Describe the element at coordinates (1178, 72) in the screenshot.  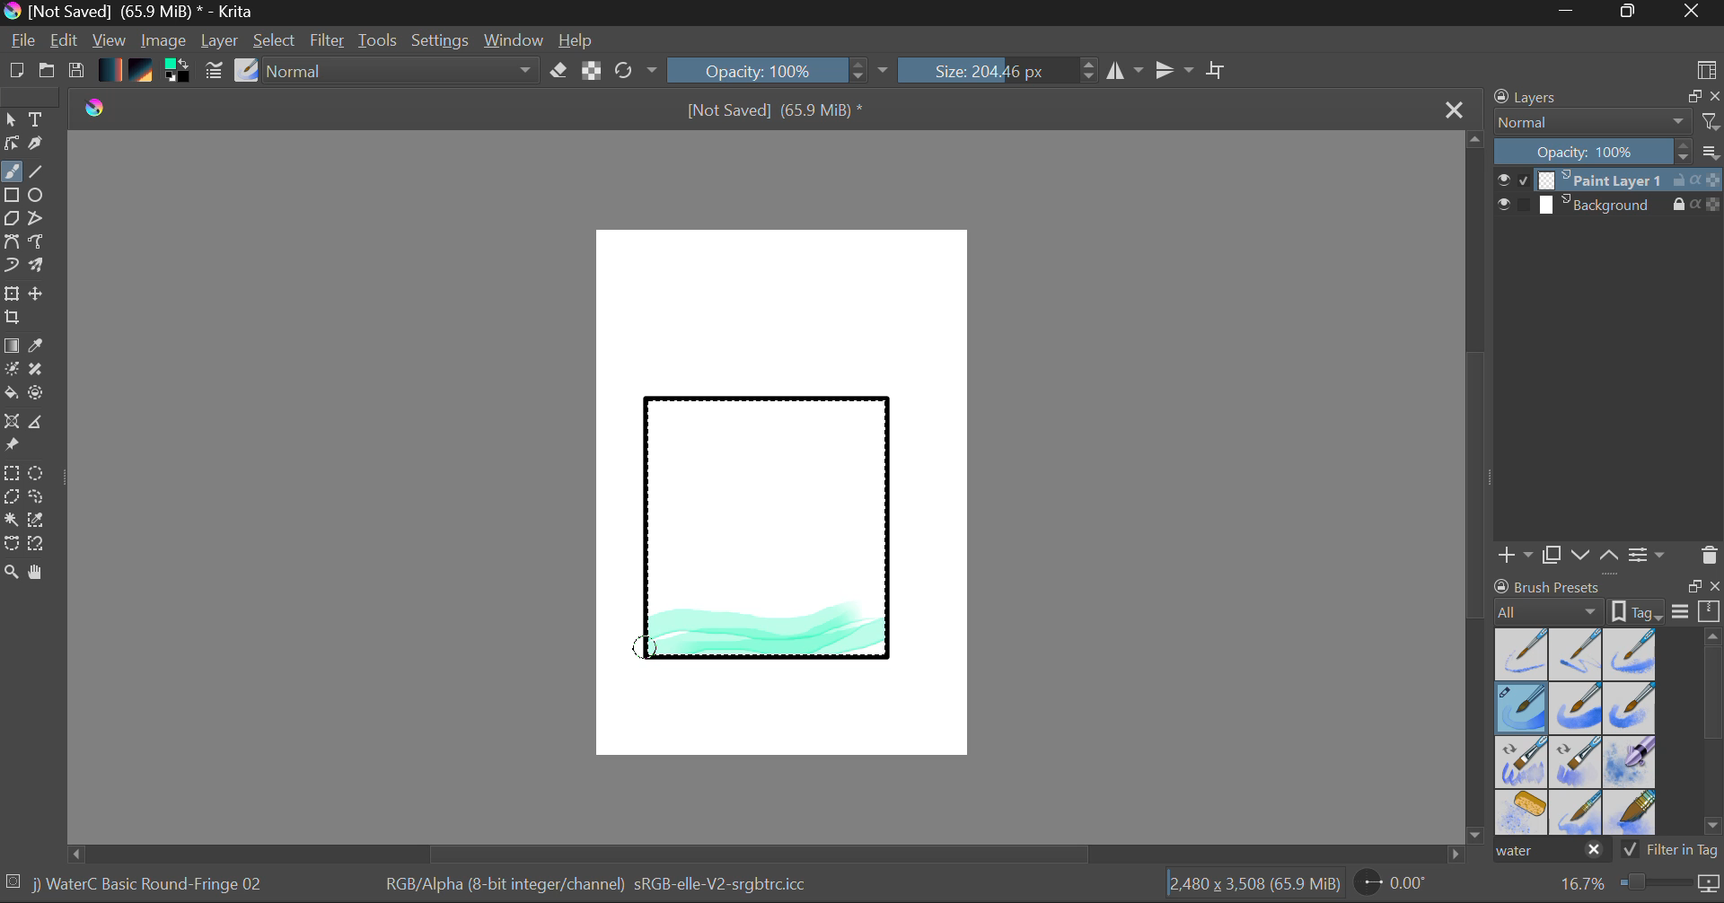
I see `Horizontal Mirror Flip` at that location.